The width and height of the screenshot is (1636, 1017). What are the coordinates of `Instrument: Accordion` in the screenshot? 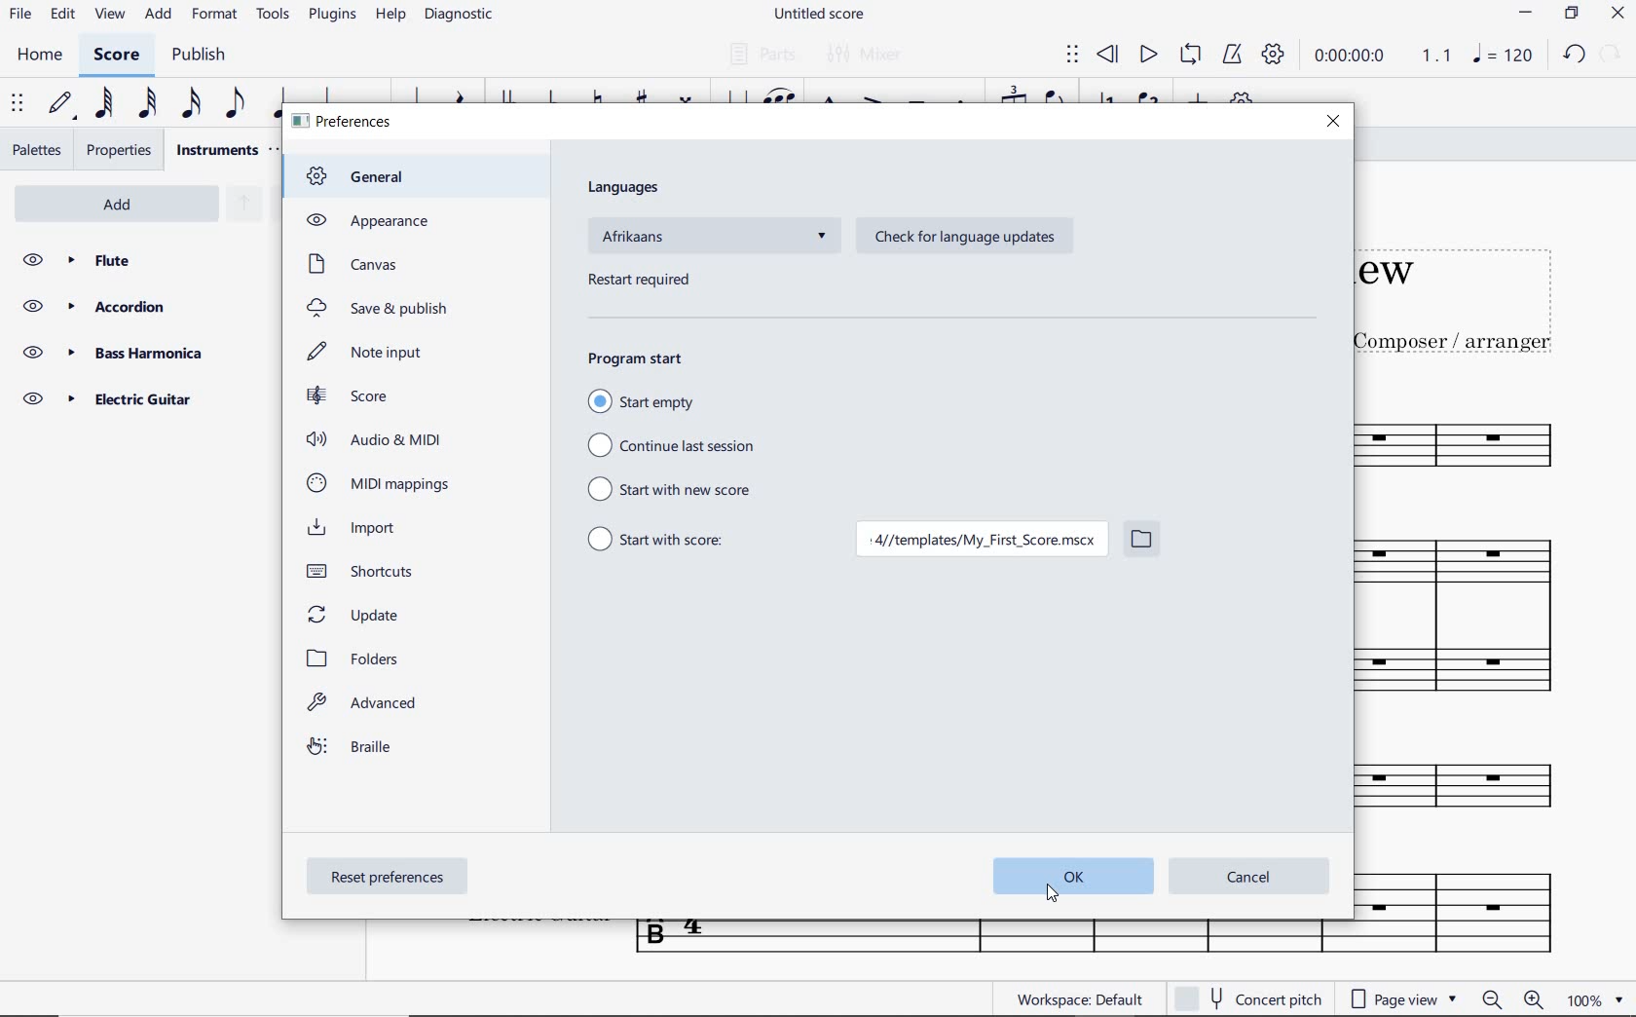 It's located at (1480, 625).